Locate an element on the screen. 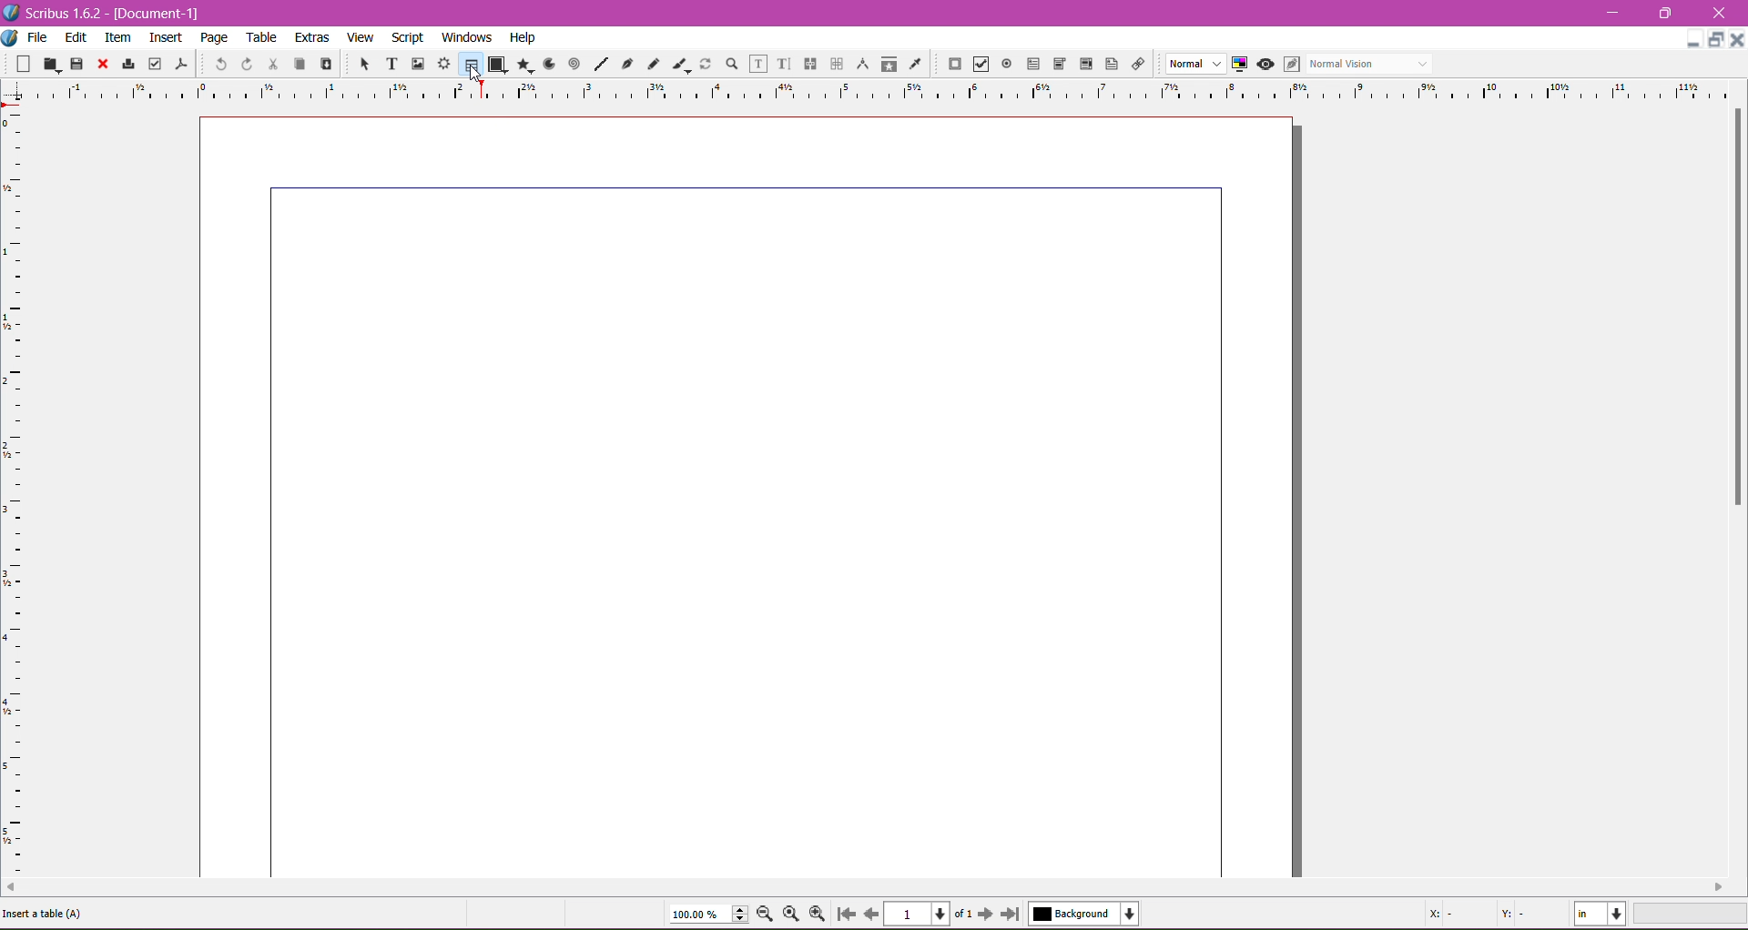 The image size is (1748, 930). Scribus 1.6.2 - [Document-1] is located at coordinates (109, 13).